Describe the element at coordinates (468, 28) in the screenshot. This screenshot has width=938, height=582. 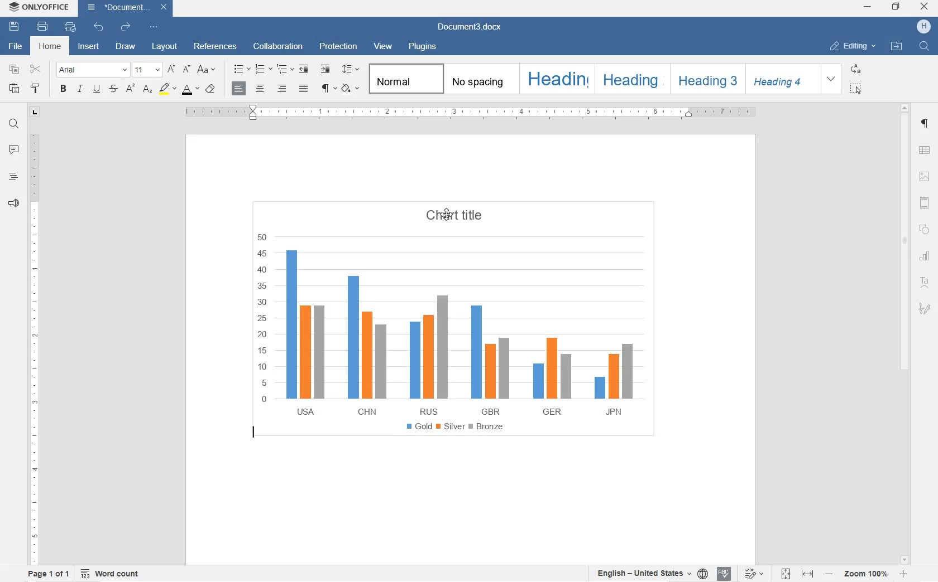
I see `Document3.docx` at that location.